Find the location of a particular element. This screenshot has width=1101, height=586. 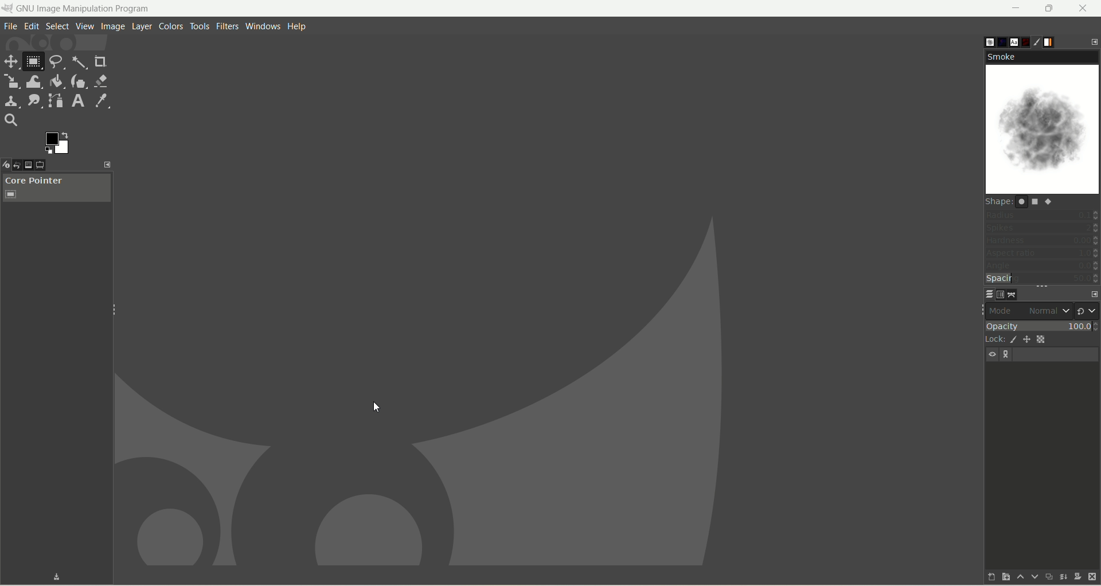

undo history is located at coordinates (21, 165).